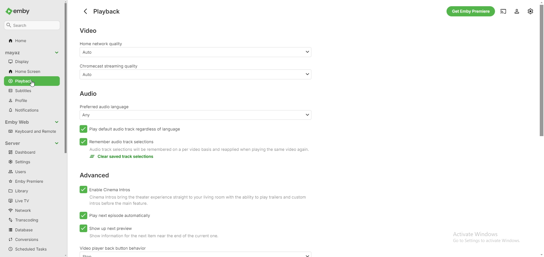 This screenshot has height=257, width=544. What do you see at coordinates (117, 142) in the screenshot?
I see `remember audio track selections` at bounding box center [117, 142].